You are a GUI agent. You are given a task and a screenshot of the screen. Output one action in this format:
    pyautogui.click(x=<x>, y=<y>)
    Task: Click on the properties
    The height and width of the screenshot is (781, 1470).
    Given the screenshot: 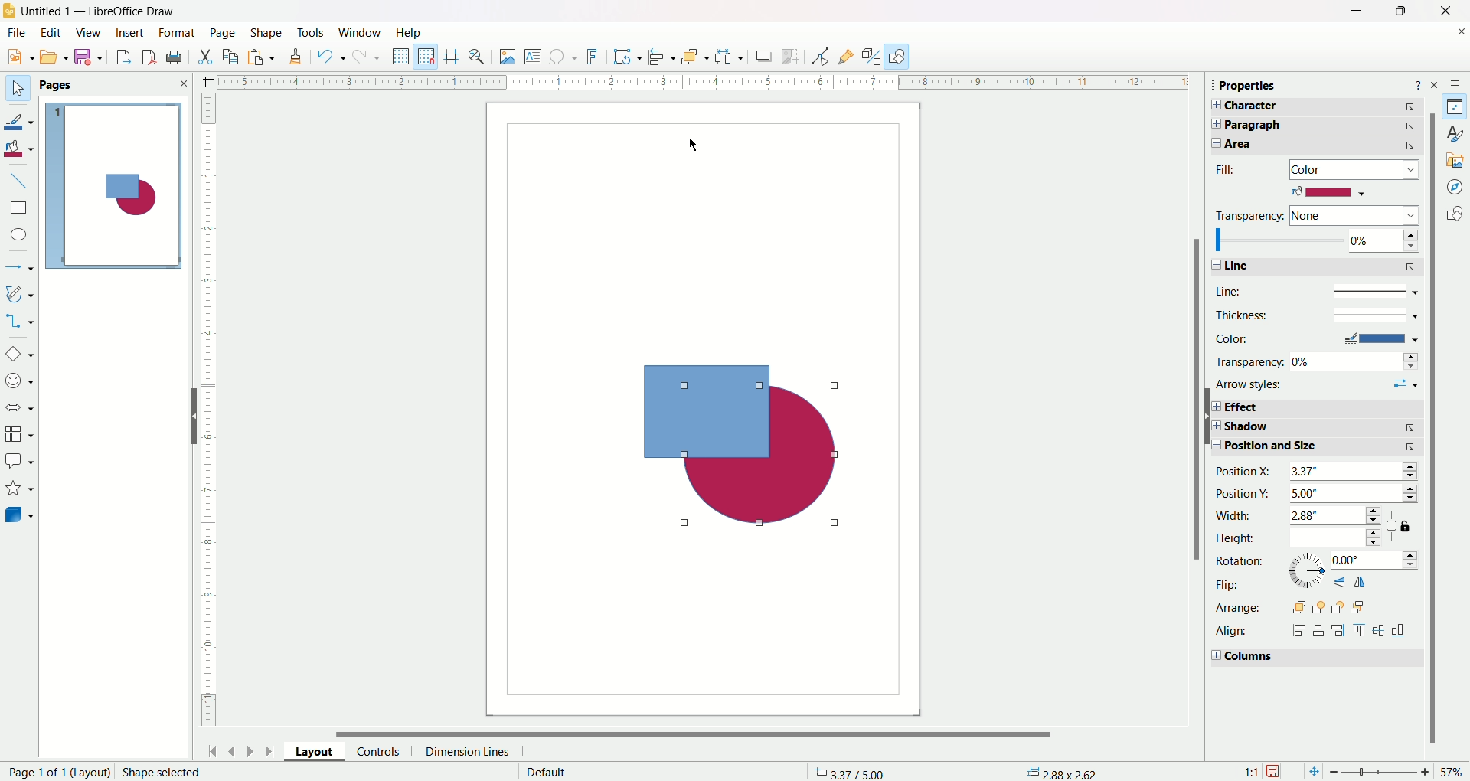 What is the action you would take?
    pyautogui.click(x=1258, y=87)
    